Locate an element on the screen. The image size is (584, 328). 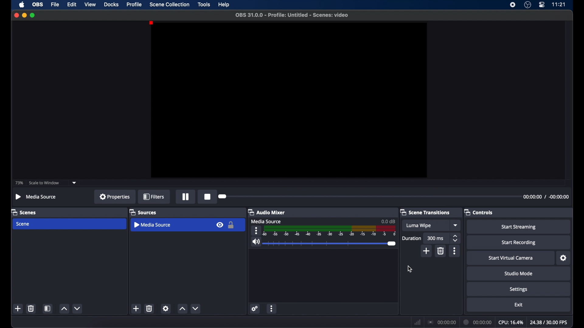
profile is located at coordinates (134, 5).